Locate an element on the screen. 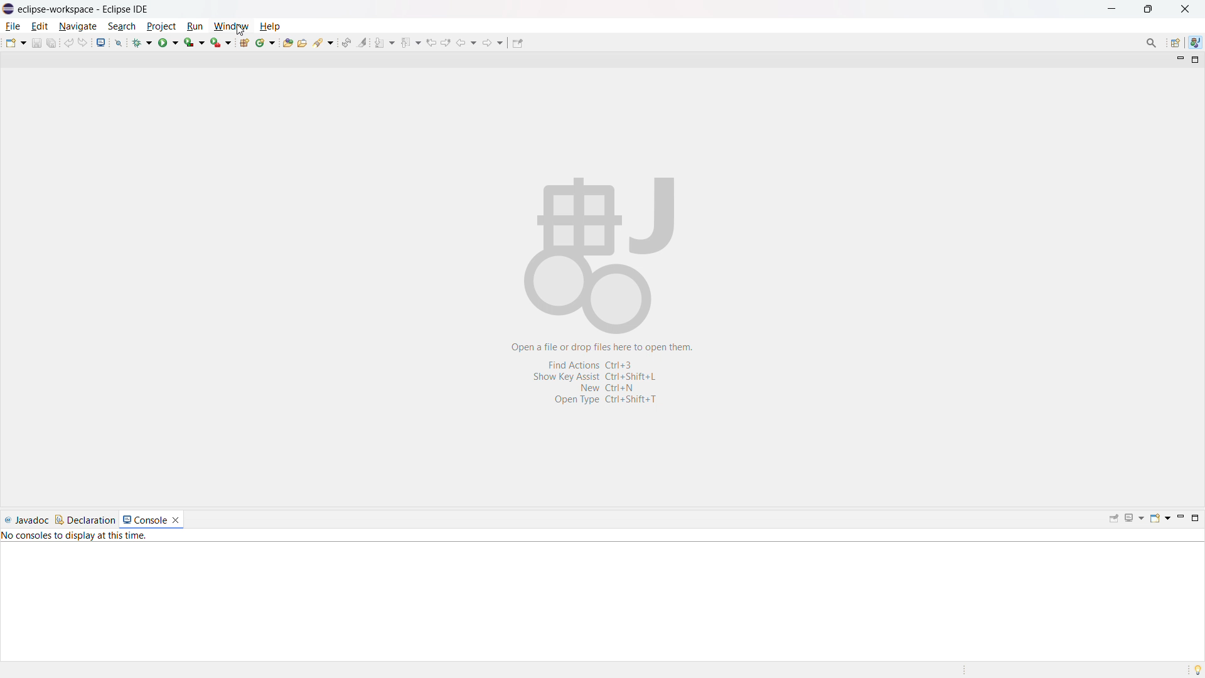 The width and height of the screenshot is (1205, 678). redo is located at coordinates (82, 41).